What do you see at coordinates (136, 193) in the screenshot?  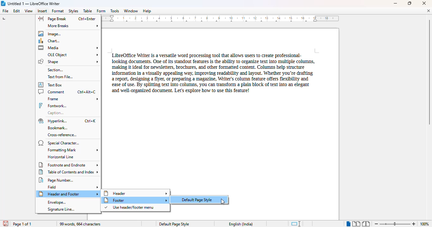 I see `header` at bounding box center [136, 193].